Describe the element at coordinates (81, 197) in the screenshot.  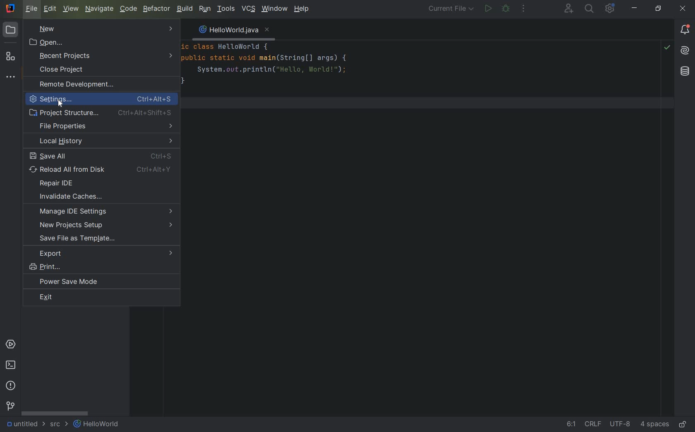
I see `invalidate caches` at that location.